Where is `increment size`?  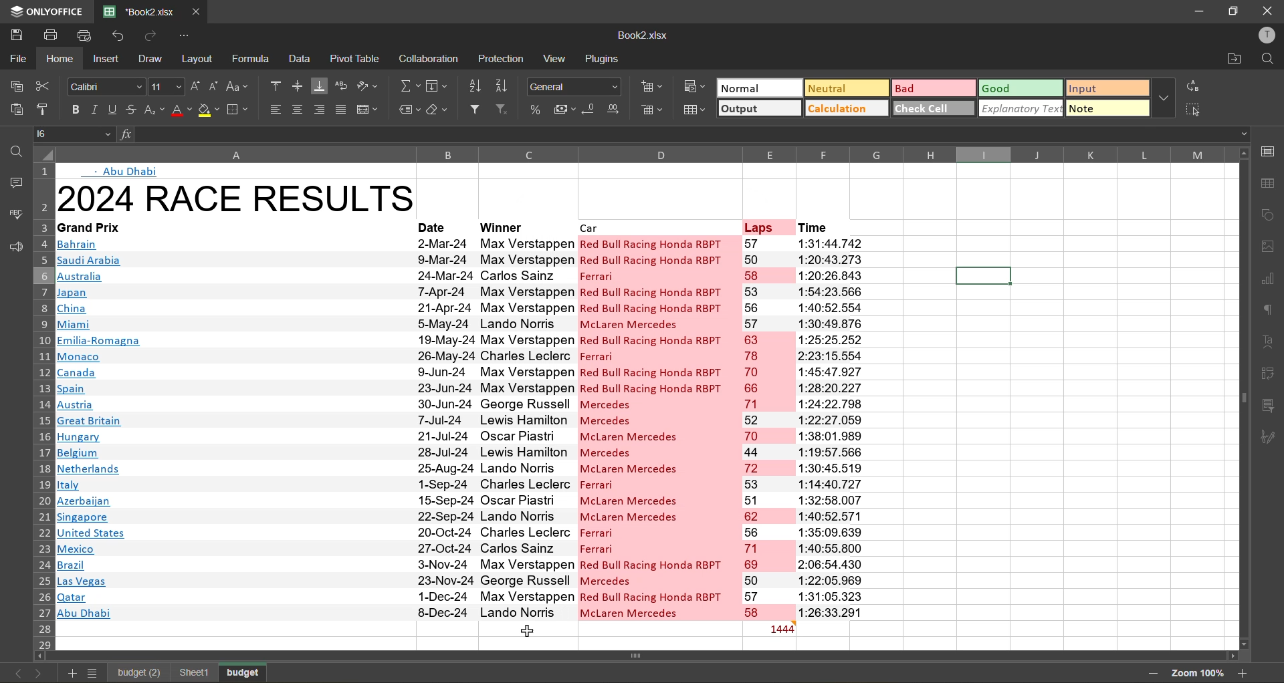 increment size is located at coordinates (196, 86).